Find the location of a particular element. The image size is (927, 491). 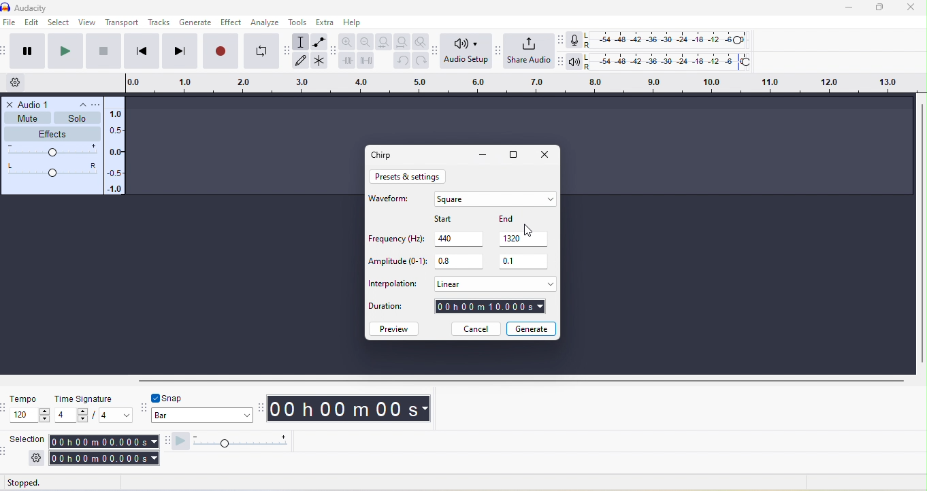

audacity selection toolbar is located at coordinates (6, 450).